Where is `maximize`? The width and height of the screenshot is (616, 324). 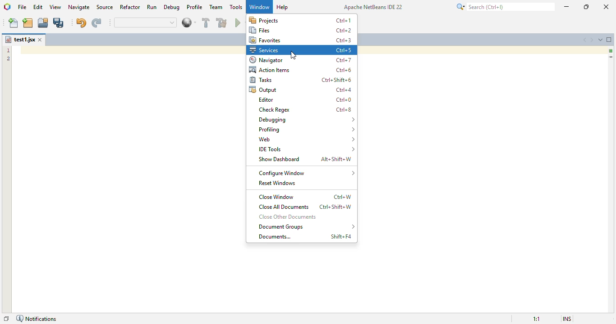
maximize is located at coordinates (586, 7).